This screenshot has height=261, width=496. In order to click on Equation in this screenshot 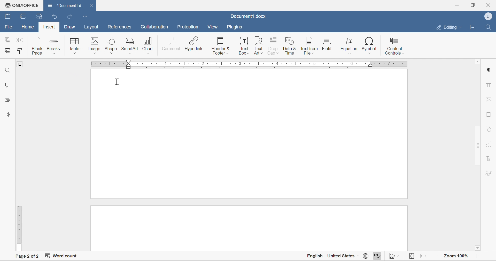, I will do `click(349, 46)`.